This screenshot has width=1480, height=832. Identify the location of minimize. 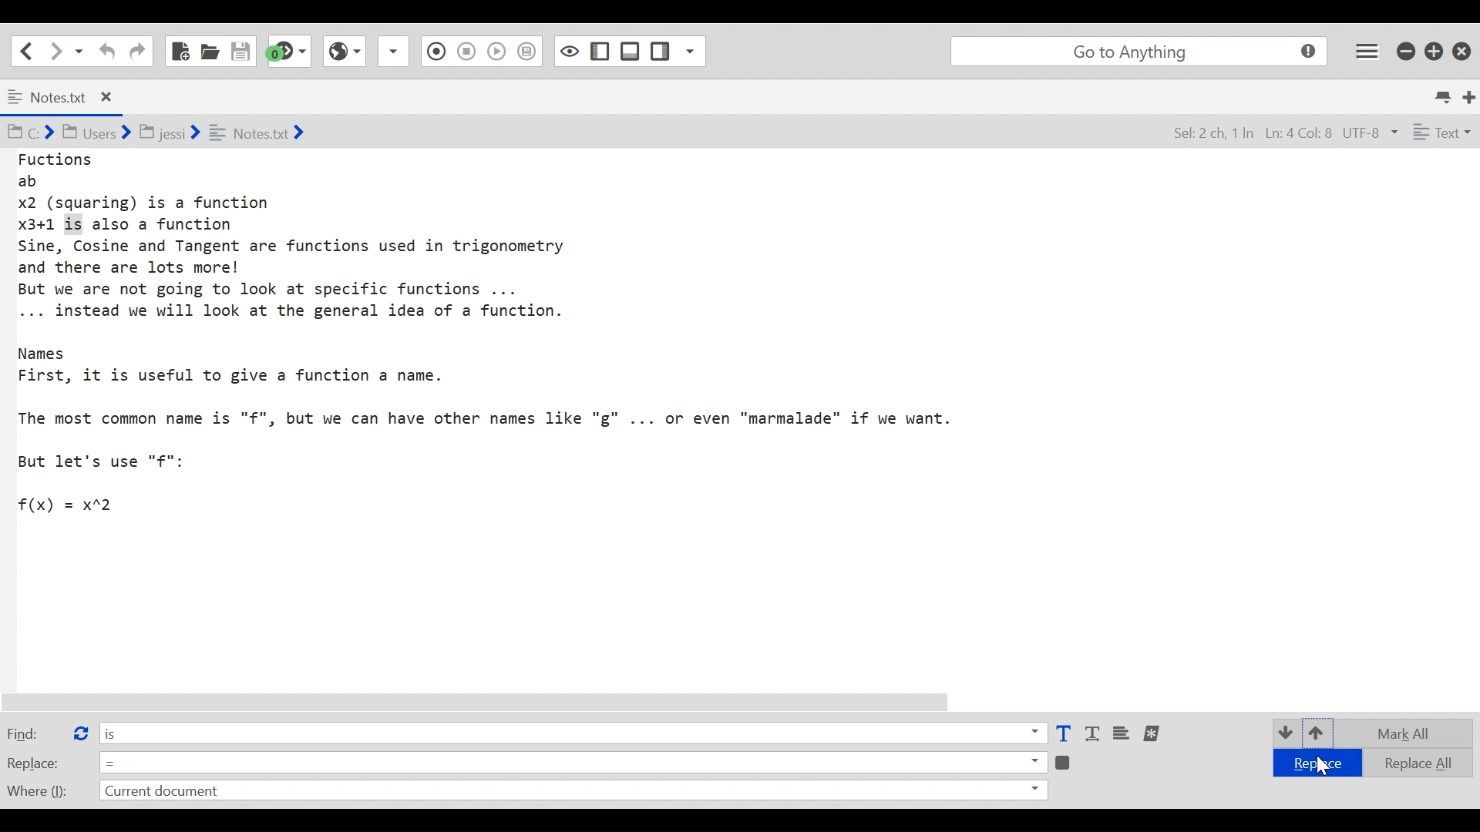
(1408, 49).